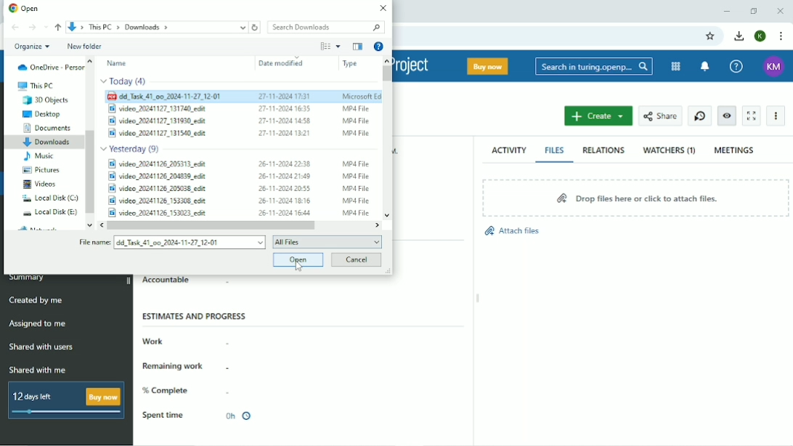 This screenshot has width=793, height=446. I want to click on Customize and control google chrome, so click(783, 36).